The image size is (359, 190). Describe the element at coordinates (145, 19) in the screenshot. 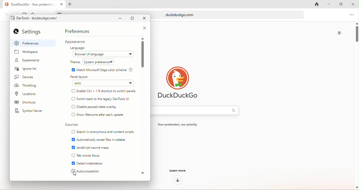

I see `close` at that location.